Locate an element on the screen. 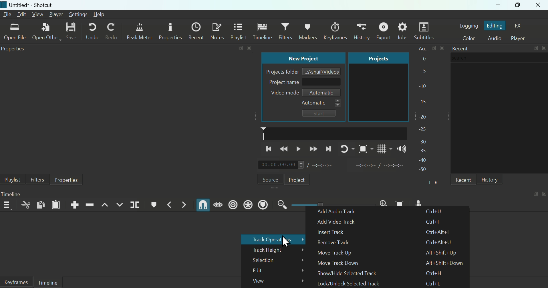 Image resolution: width=548 pixels, height=288 pixels. Add Audio Track is located at coordinates (344, 212).